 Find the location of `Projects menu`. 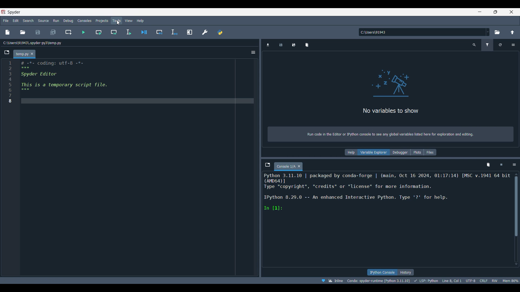

Projects menu is located at coordinates (102, 20).